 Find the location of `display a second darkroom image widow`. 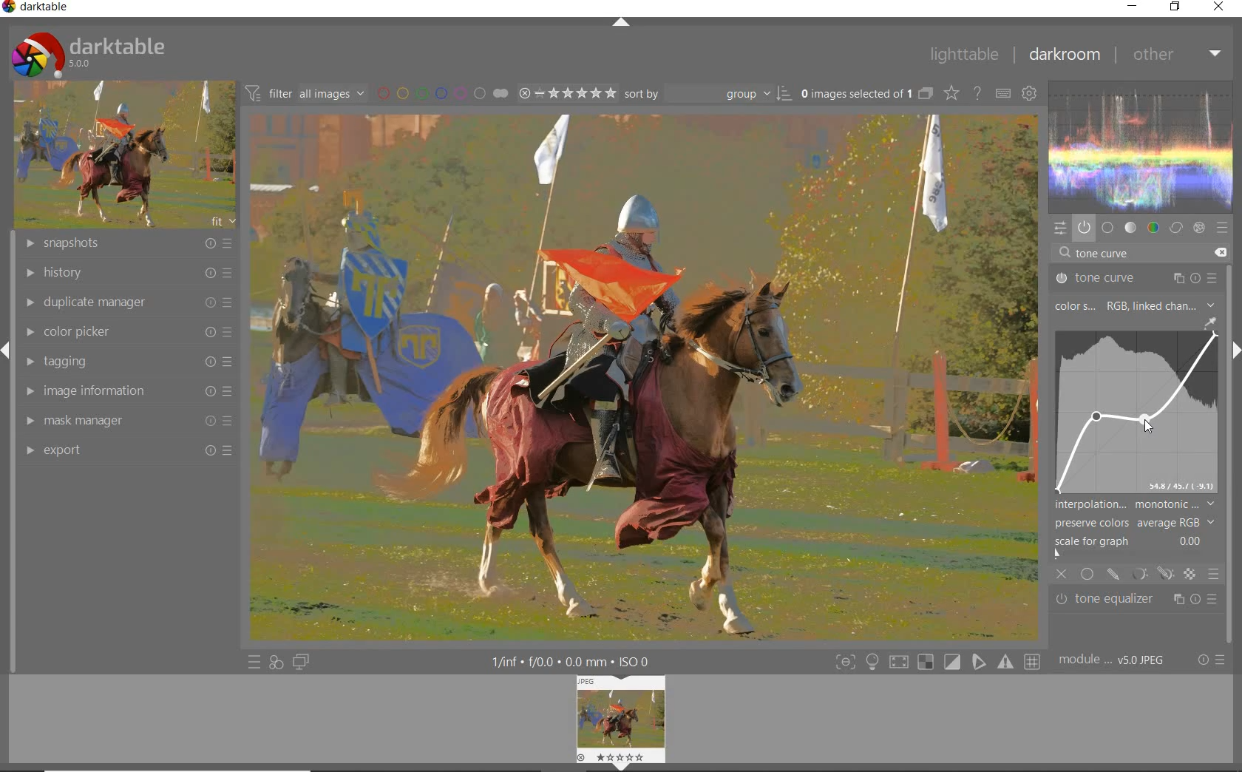

display a second darkroom image widow is located at coordinates (302, 661).